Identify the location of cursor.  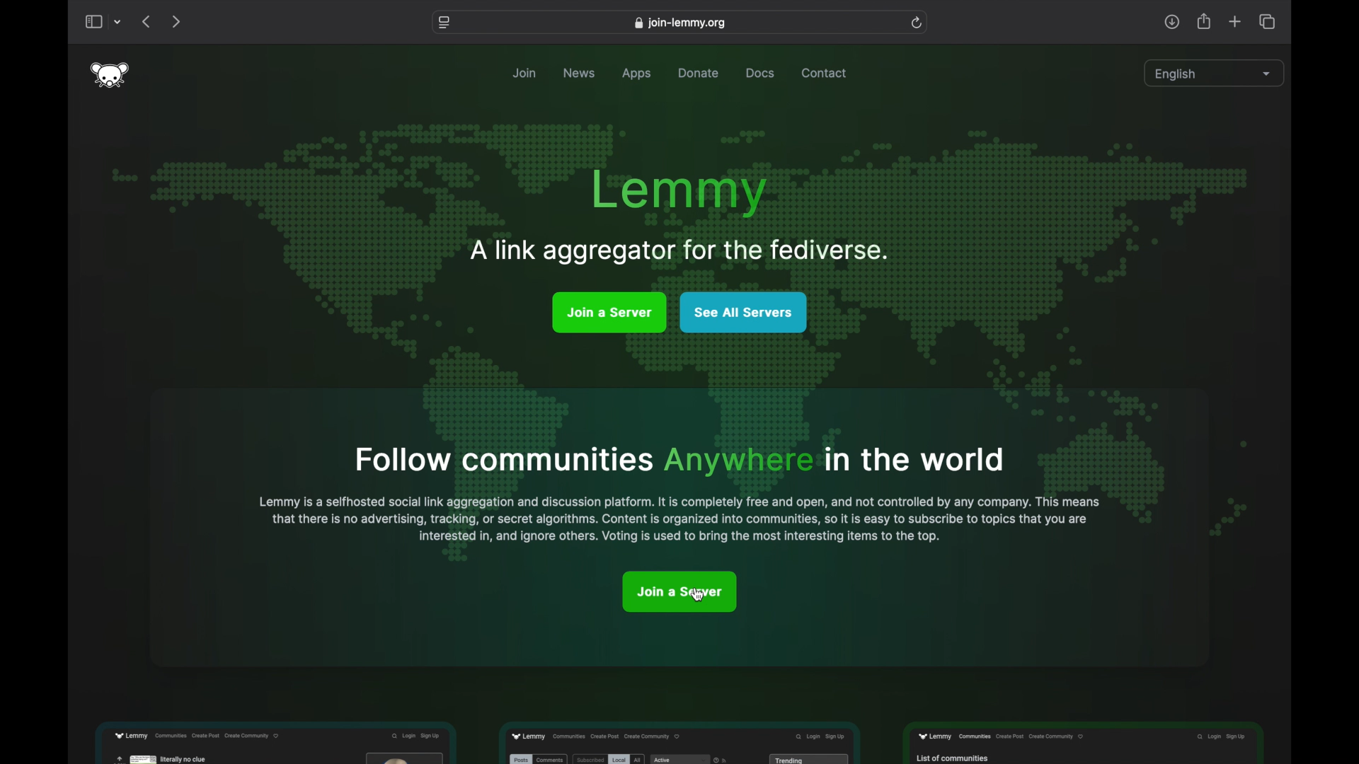
(697, 596).